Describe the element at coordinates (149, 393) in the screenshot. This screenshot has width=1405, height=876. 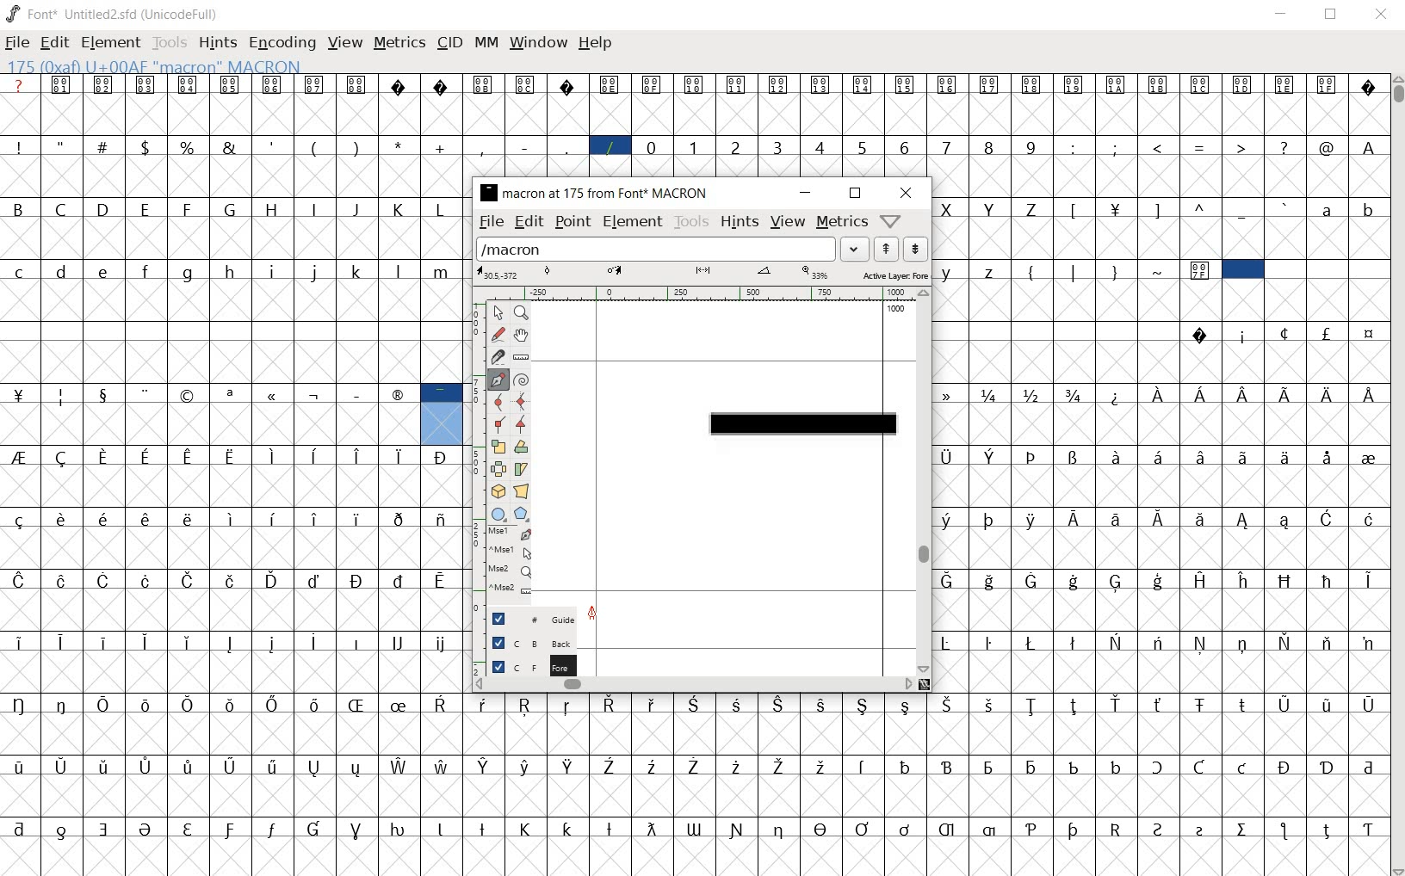
I see `Symbol` at that location.